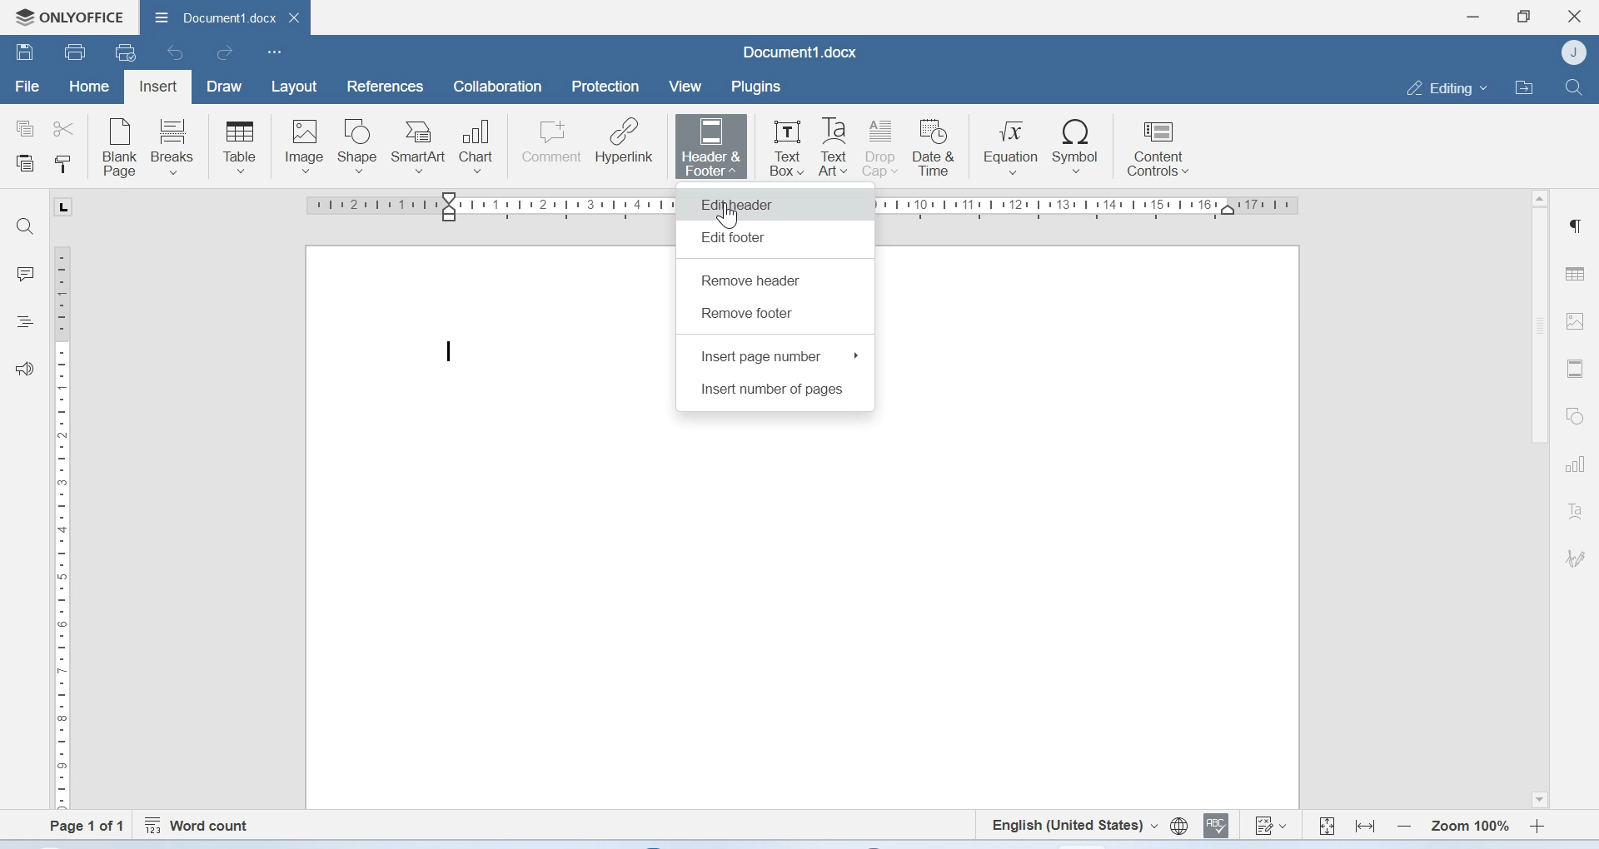  Describe the element at coordinates (607, 87) in the screenshot. I see `Protection` at that location.